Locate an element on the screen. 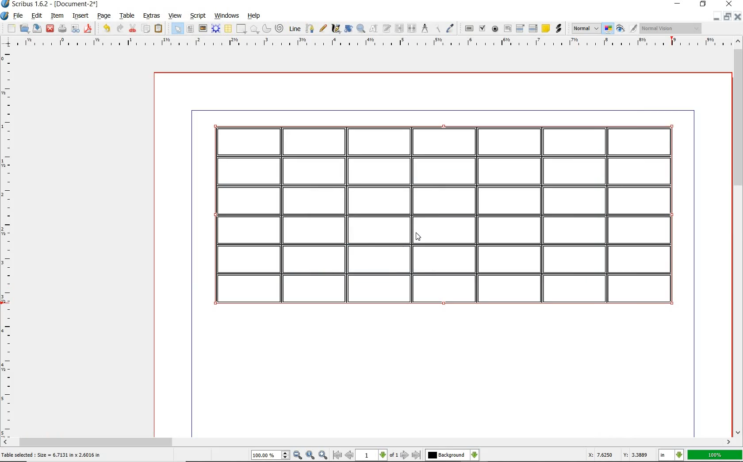 This screenshot has height=462, width=743. item is located at coordinates (59, 16).